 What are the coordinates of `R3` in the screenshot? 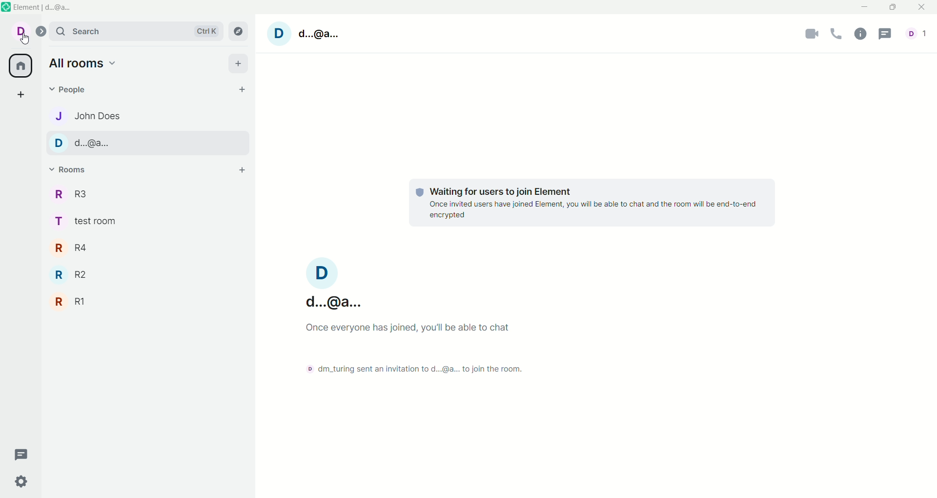 It's located at (78, 194).